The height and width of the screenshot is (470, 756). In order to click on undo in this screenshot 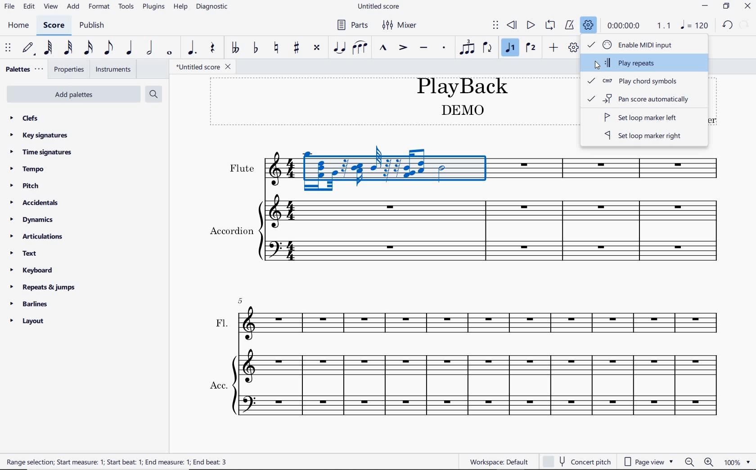, I will do `click(727, 26)`.